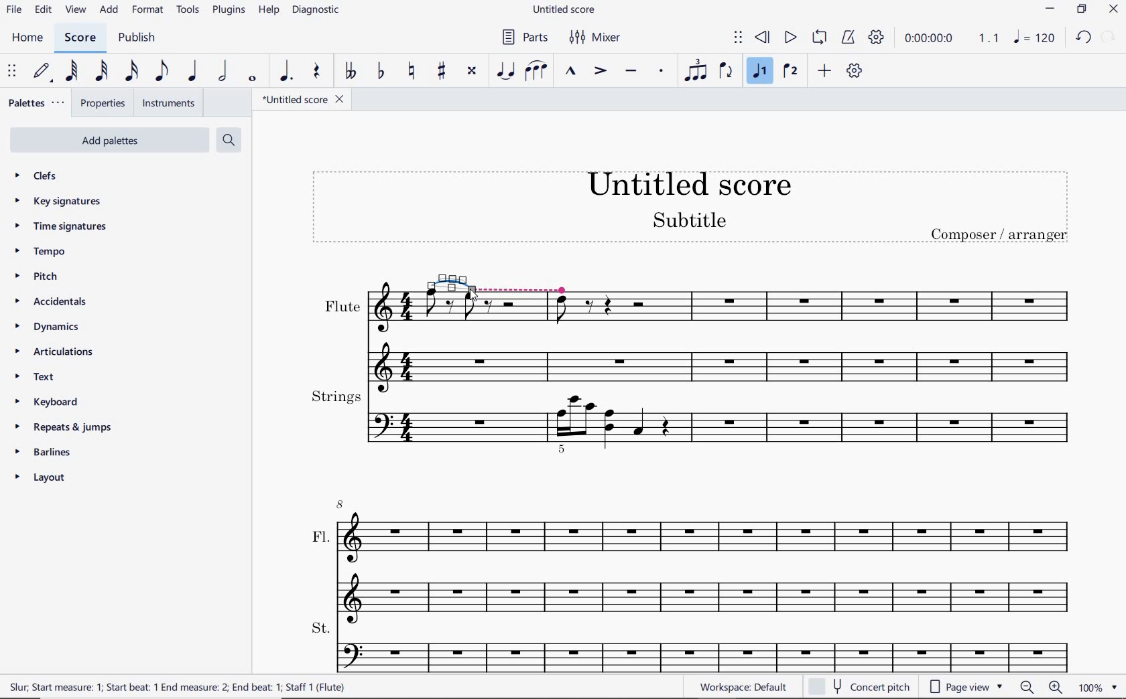 This screenshot has width=1126, height=699. Describe the element at coordinates (746, 688) in the screenshot. I see `workplace: default` at that location.